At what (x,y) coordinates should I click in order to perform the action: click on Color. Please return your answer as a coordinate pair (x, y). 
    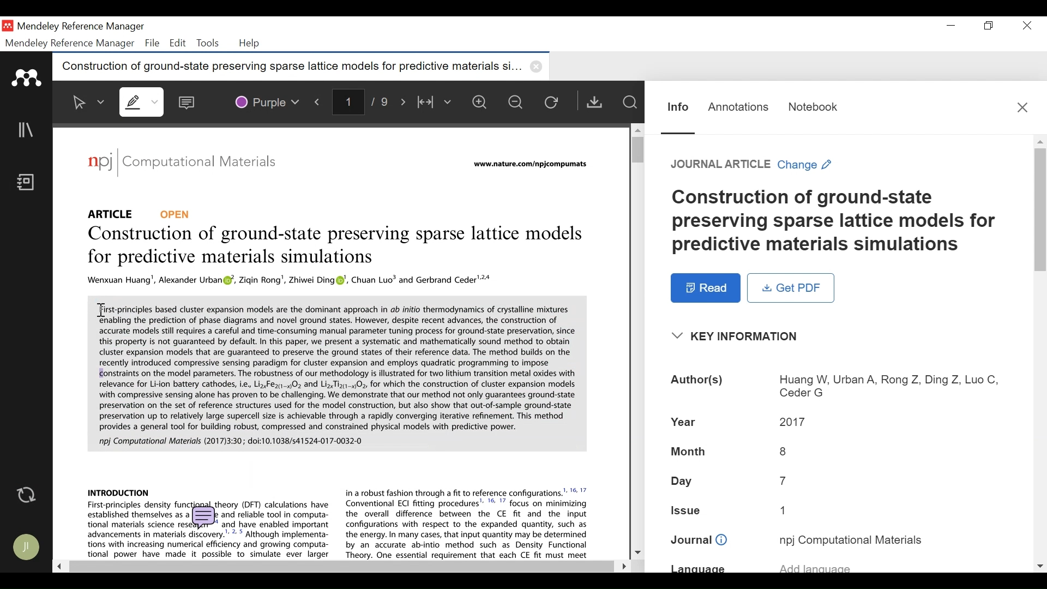
    Looking at the image, I should click on (266, 100).